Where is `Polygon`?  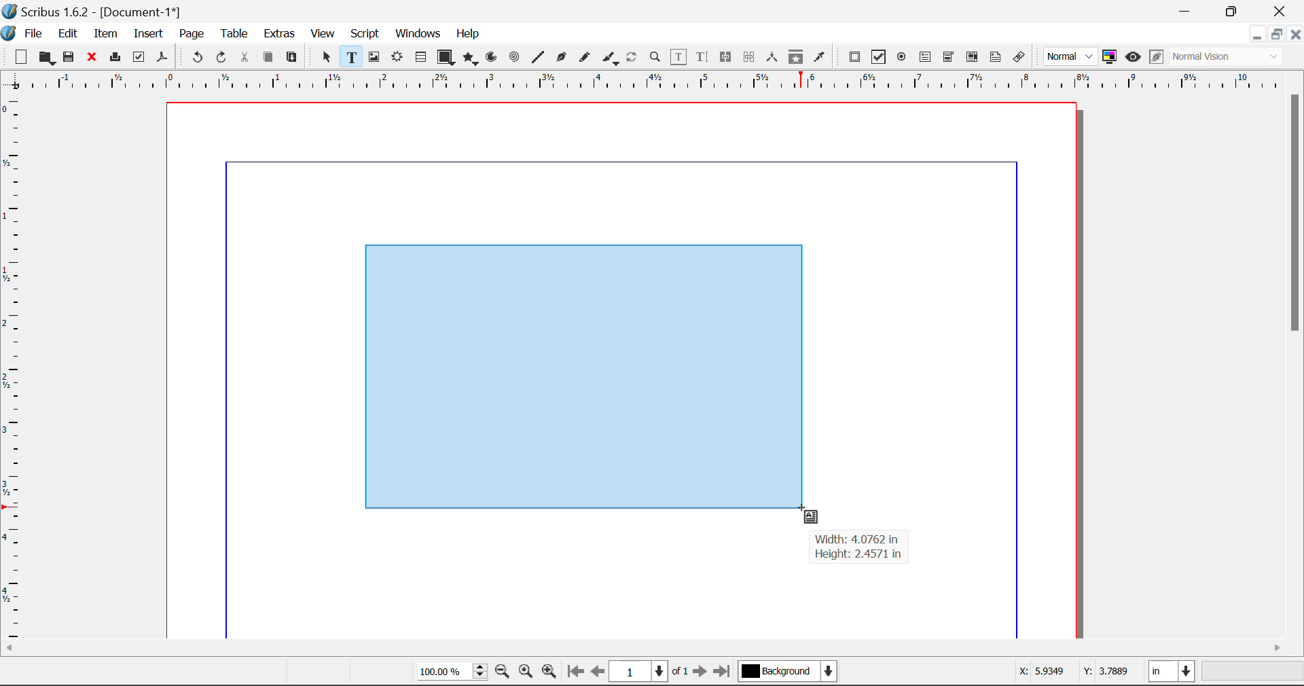
Polygon is located at coordinates (471, 58).